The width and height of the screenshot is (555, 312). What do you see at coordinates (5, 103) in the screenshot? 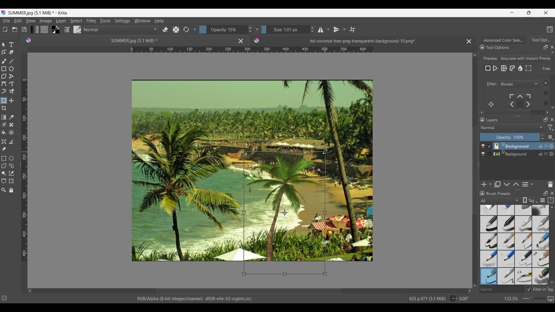
I see `Cursor clicking on Transform tool` at bounding box center [5, 103].